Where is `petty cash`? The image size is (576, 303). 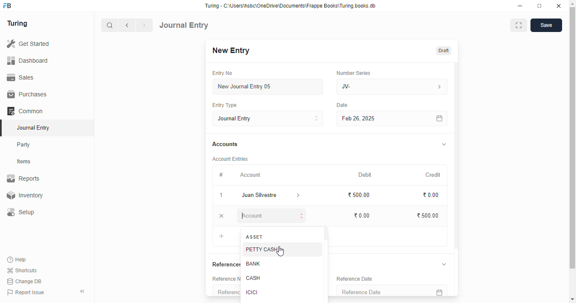 petty cash is located at coordinates (263, 249).